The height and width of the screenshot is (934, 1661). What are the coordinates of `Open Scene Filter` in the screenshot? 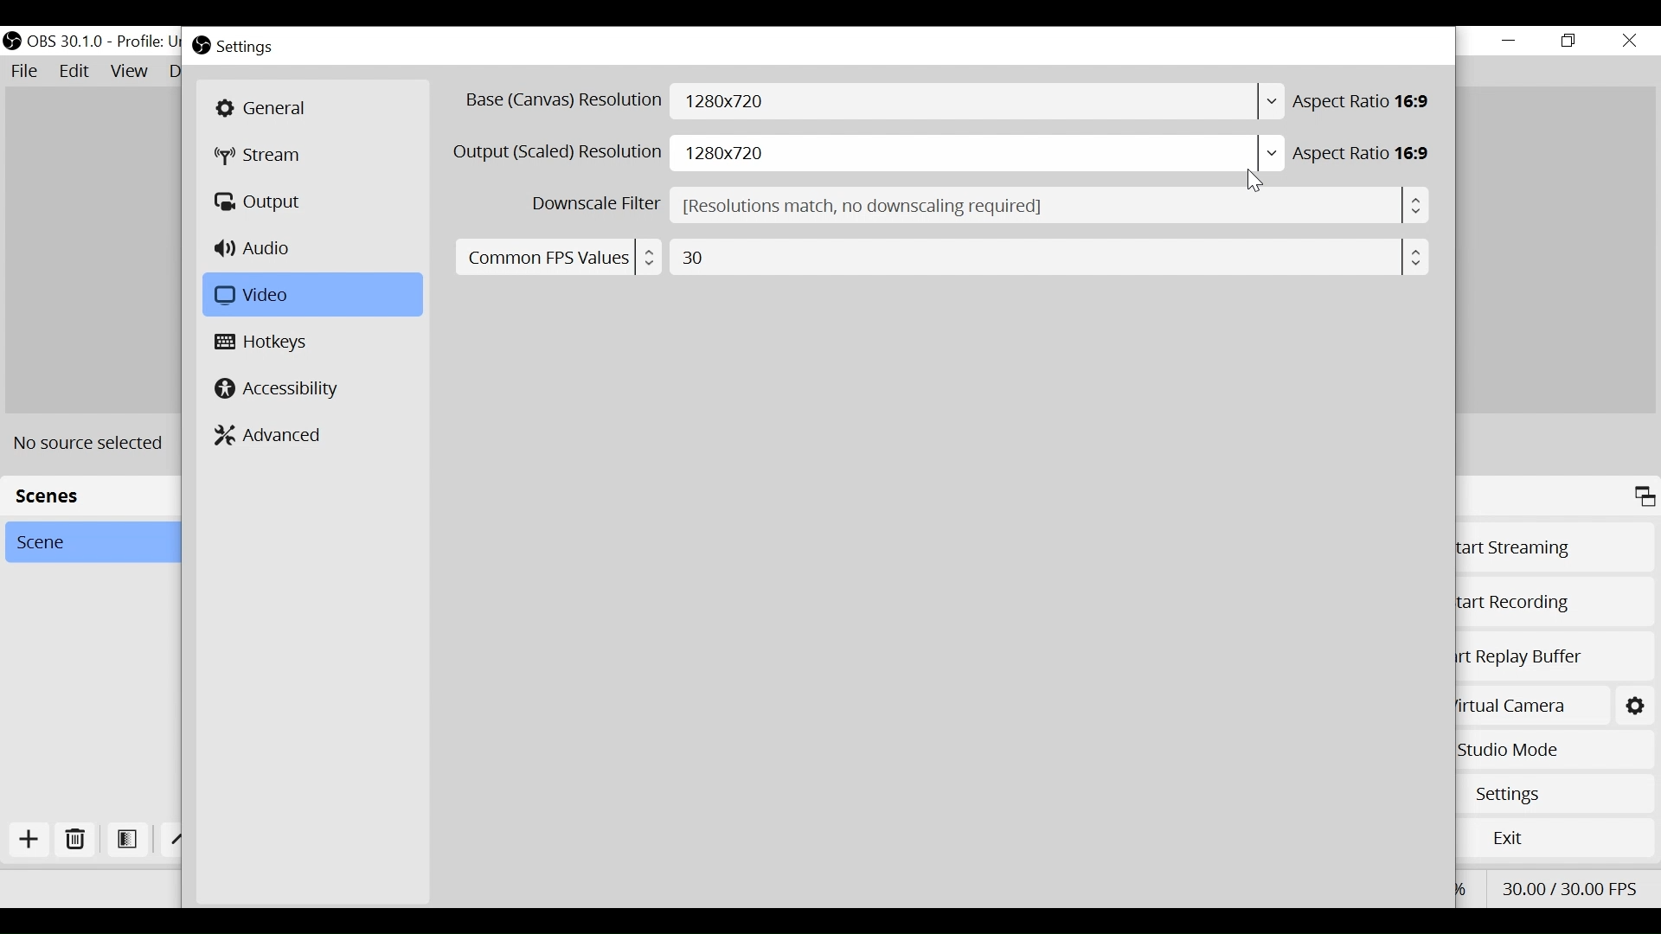 It's located at (127, 841).